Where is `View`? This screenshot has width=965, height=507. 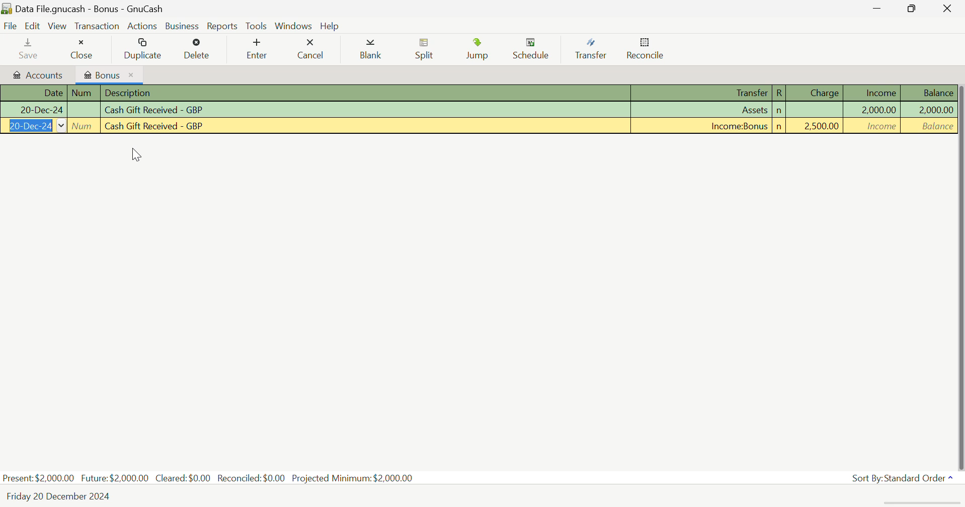 View is located at coordinates (58, 25).